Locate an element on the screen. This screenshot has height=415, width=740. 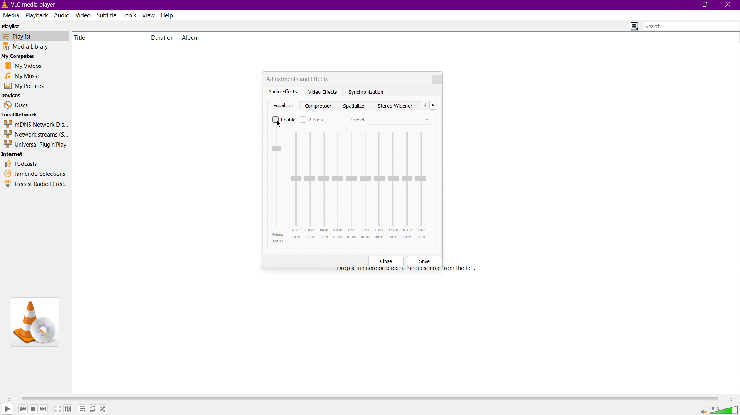
14 KHz is located at coordinates (407, 185).